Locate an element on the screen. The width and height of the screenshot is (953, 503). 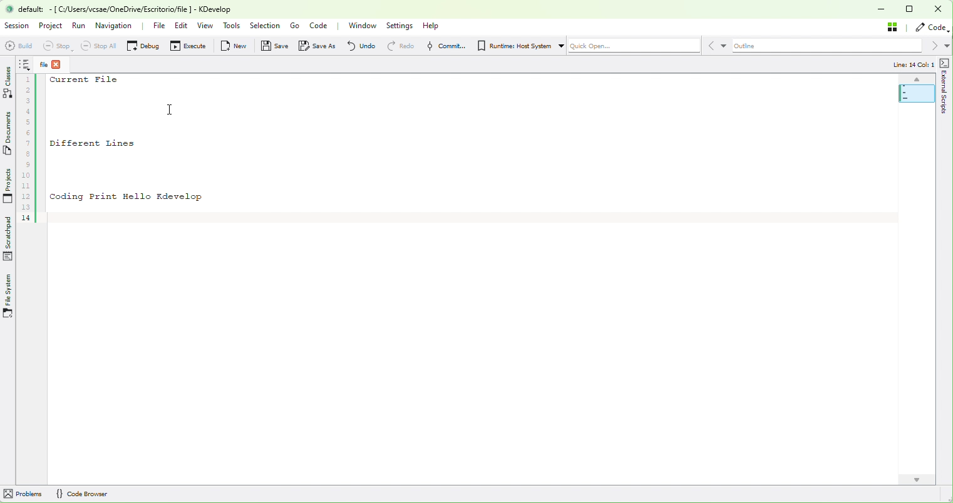
Debug is located at coordinates (141, 46).